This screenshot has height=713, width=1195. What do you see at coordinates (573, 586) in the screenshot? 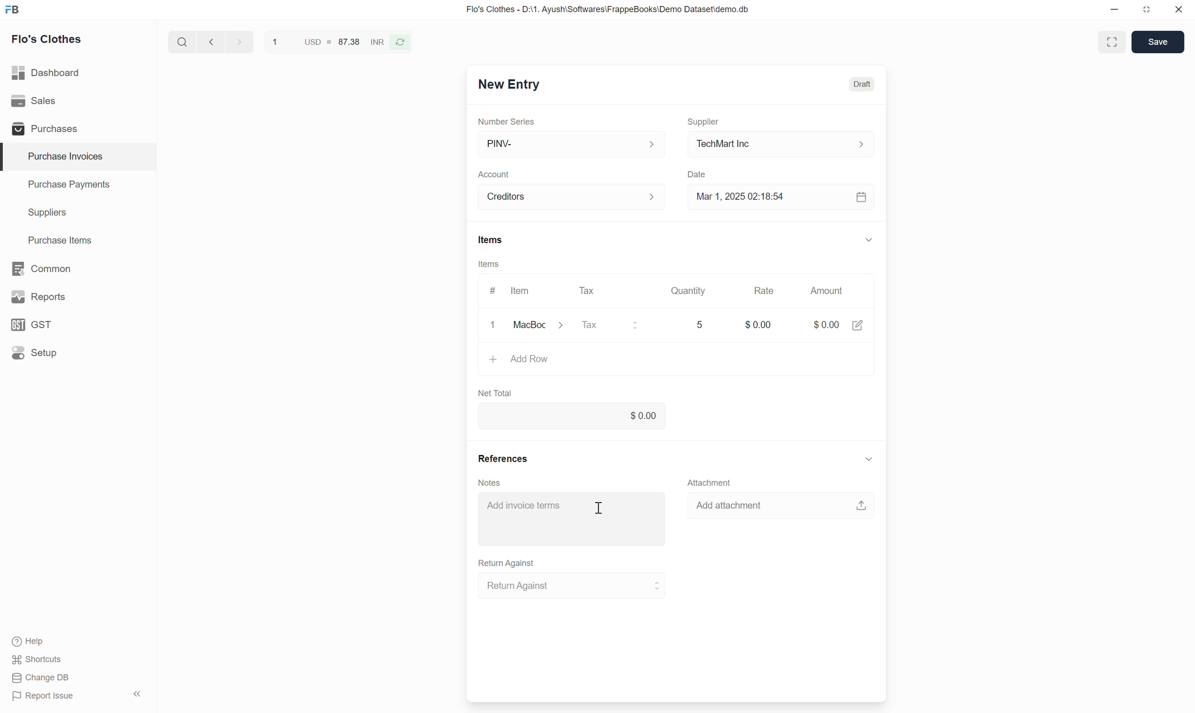
I see `Return Against` at bounding box center [573, 586].